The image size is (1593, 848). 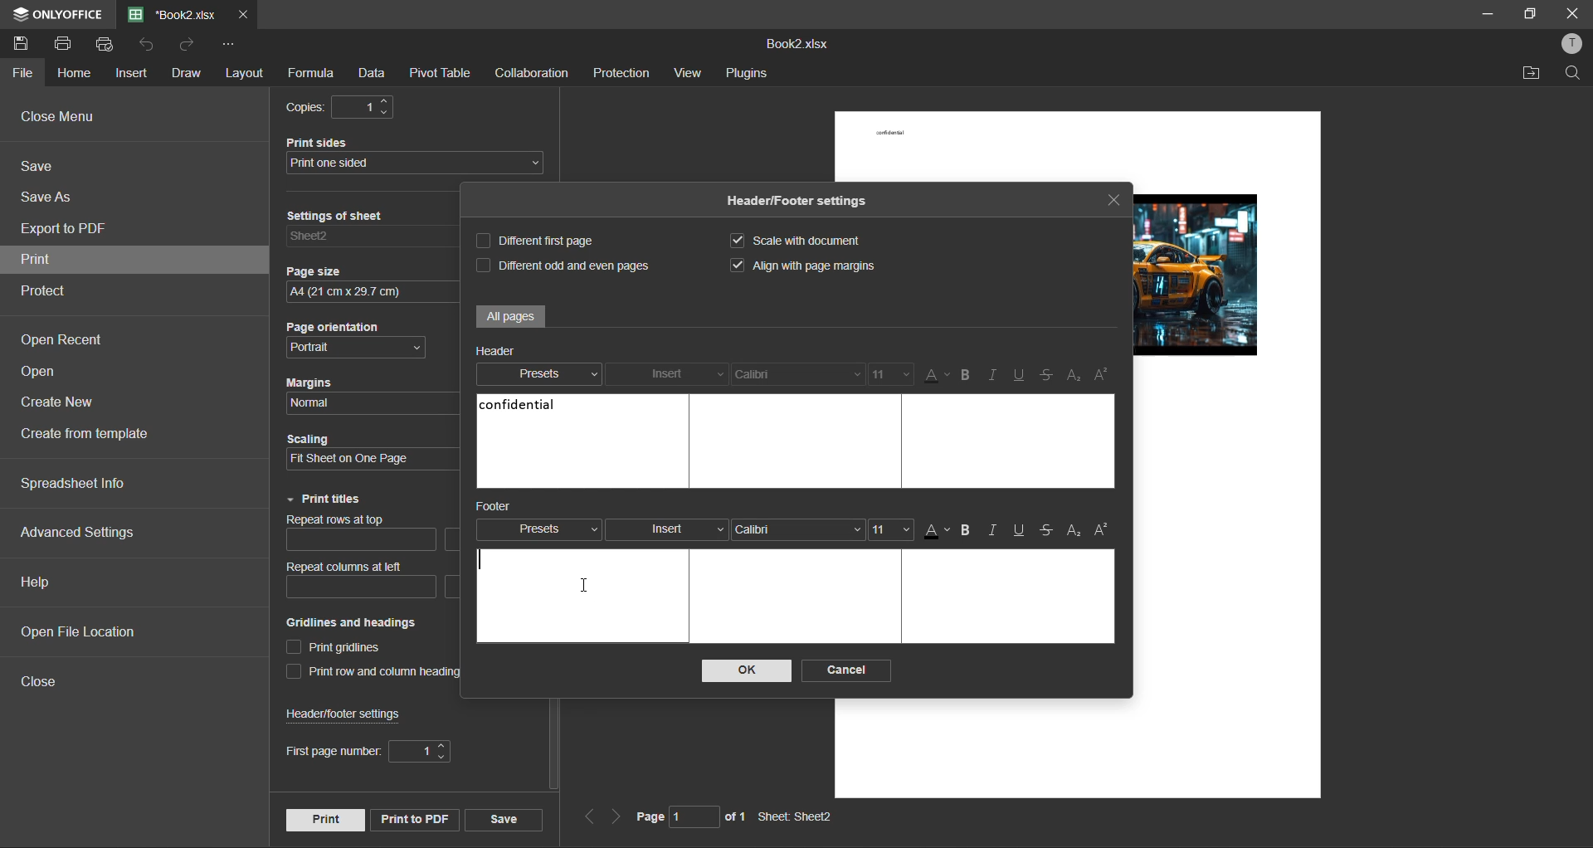 What do you see at coordinates (497, 505) in the screenshot?
I see `Footer` at bounding box center [497, 505].